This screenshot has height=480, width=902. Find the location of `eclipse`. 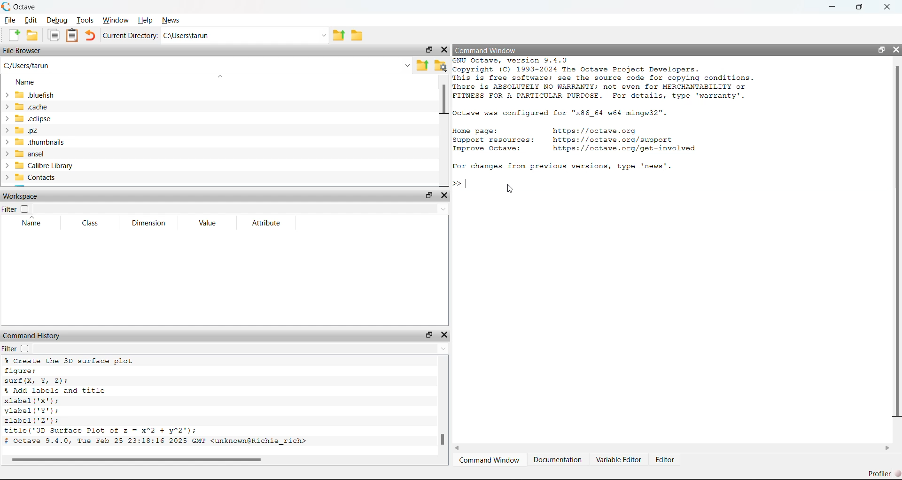

eclipse is located at coordinates (29, 119).